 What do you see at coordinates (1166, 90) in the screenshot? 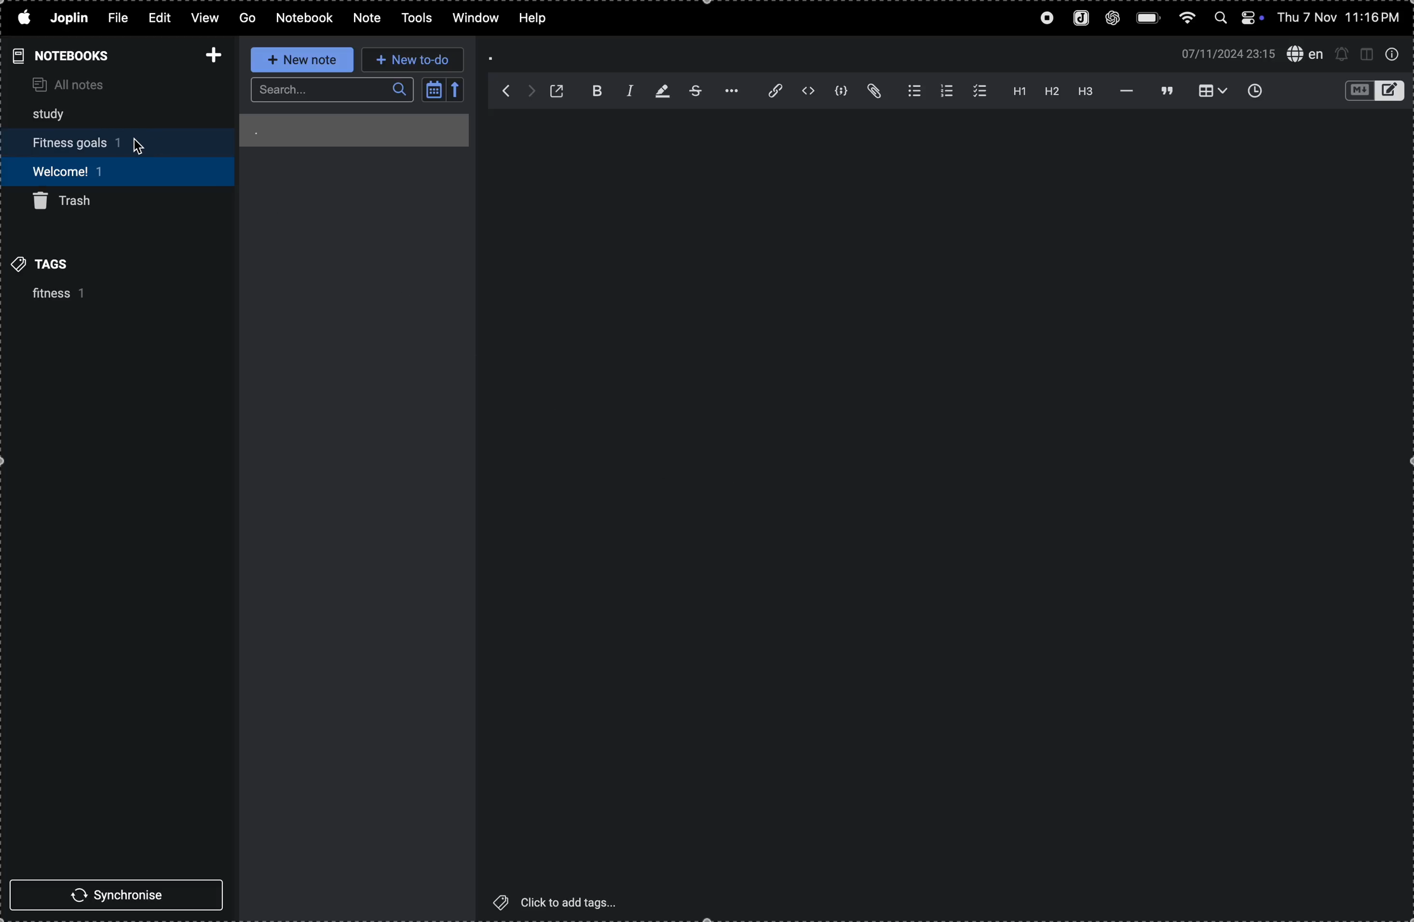
I see `black quote` at bounding box center [1166, 90].